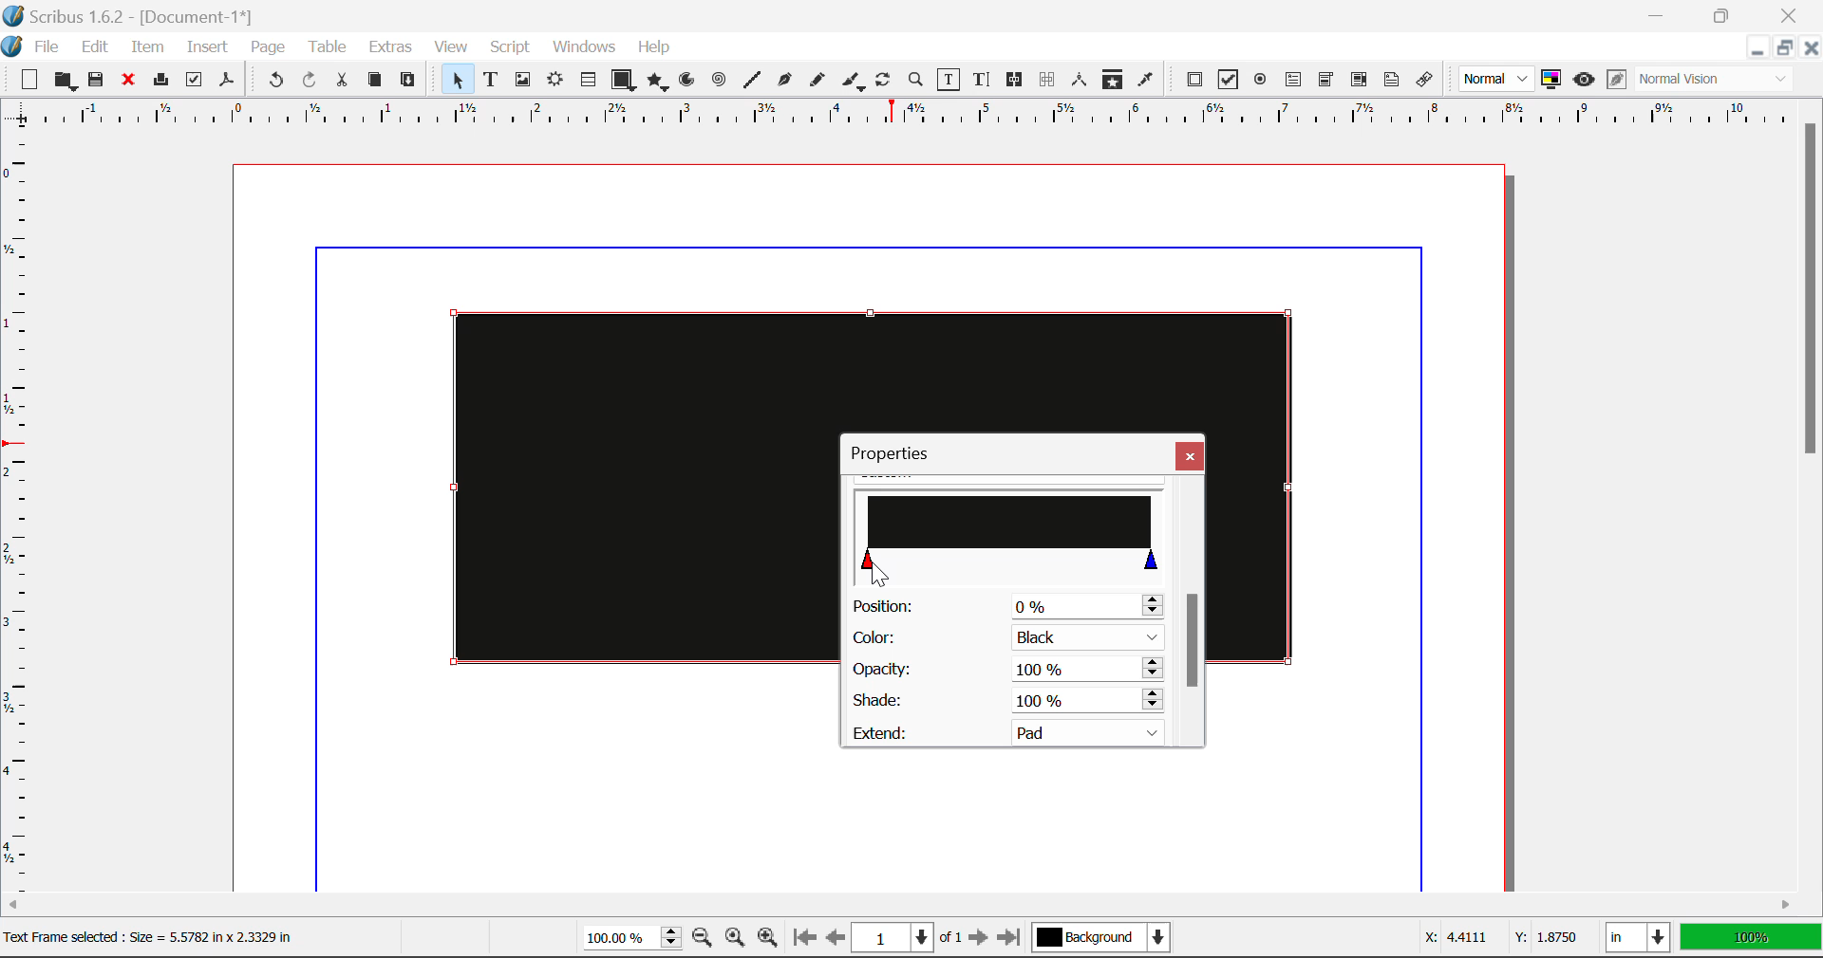  I want to click on Close, so click(1810, 47).